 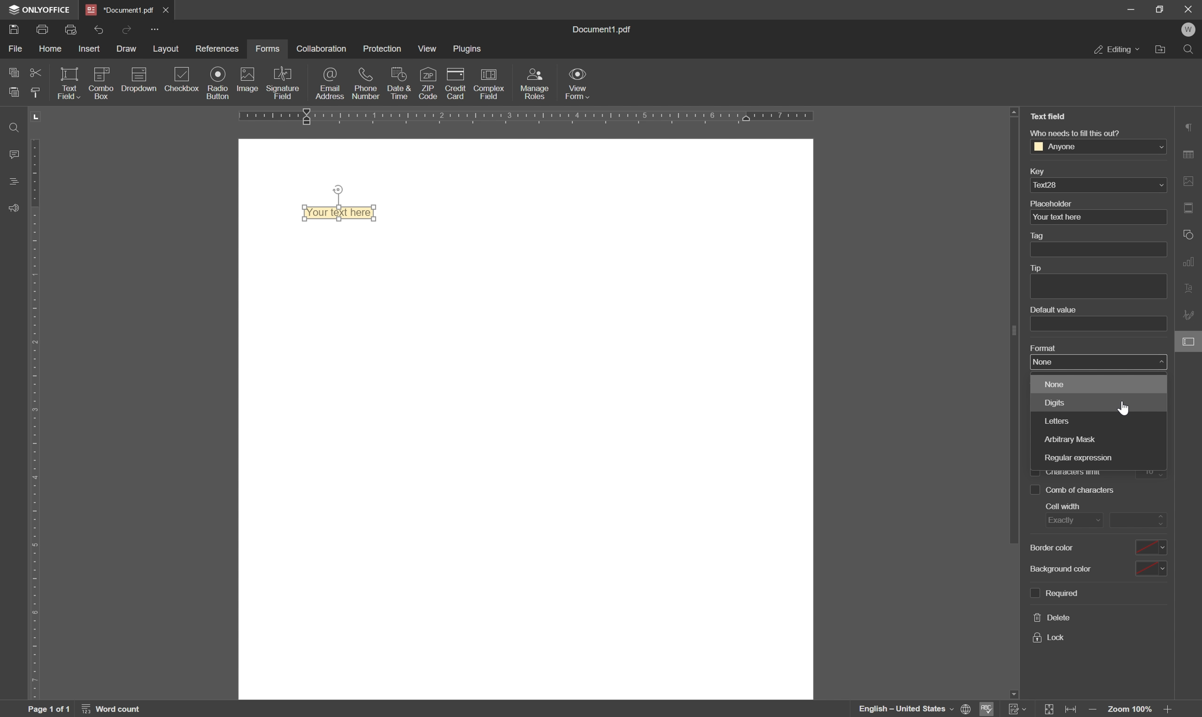 What do you see at coordinates (13, 73) in the screenshot?
I see `copy` at bounding box center [13, 73].